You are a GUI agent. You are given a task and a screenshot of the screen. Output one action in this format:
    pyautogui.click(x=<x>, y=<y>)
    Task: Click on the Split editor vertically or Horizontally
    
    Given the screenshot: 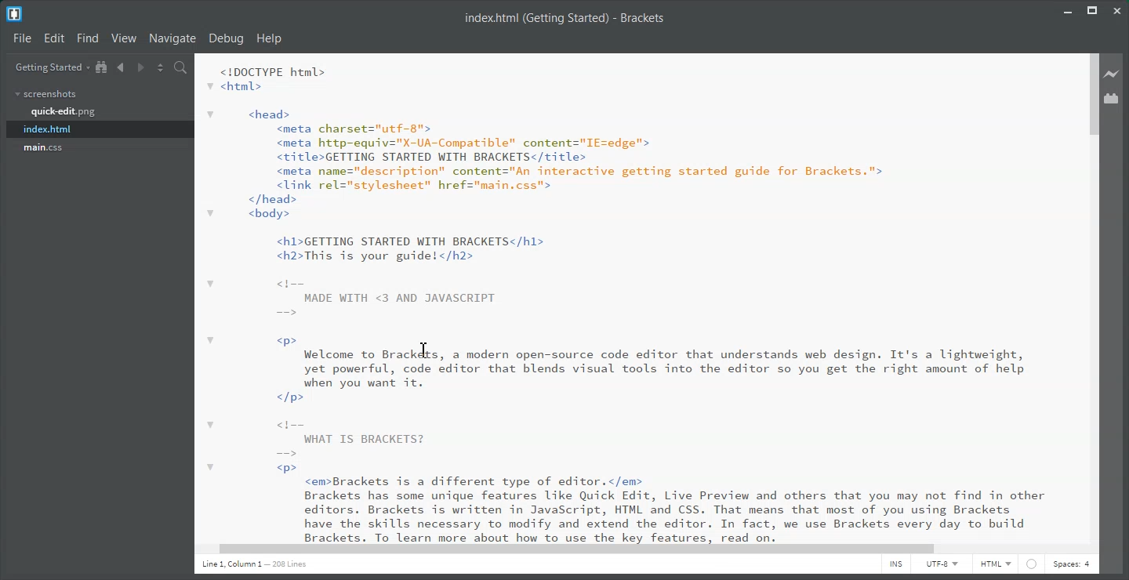 What is the action you would take?
    pyautogui.click(x=159, y=67)
    